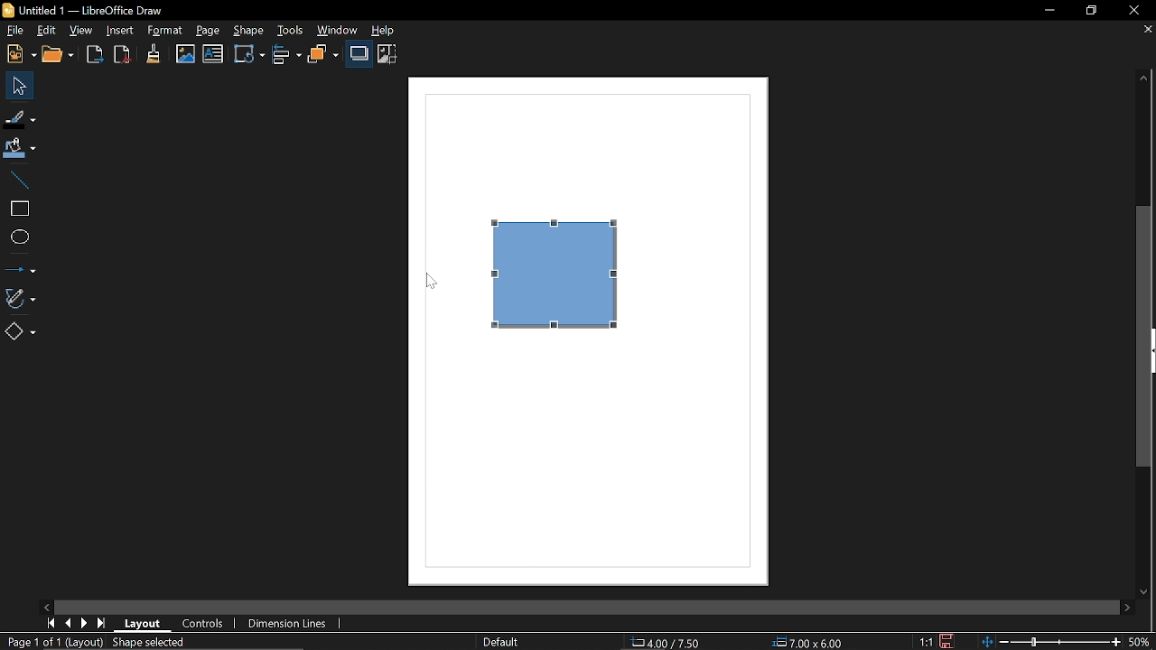 The image size is (1156, 650). I want to click on Crop, so click(387, 54).